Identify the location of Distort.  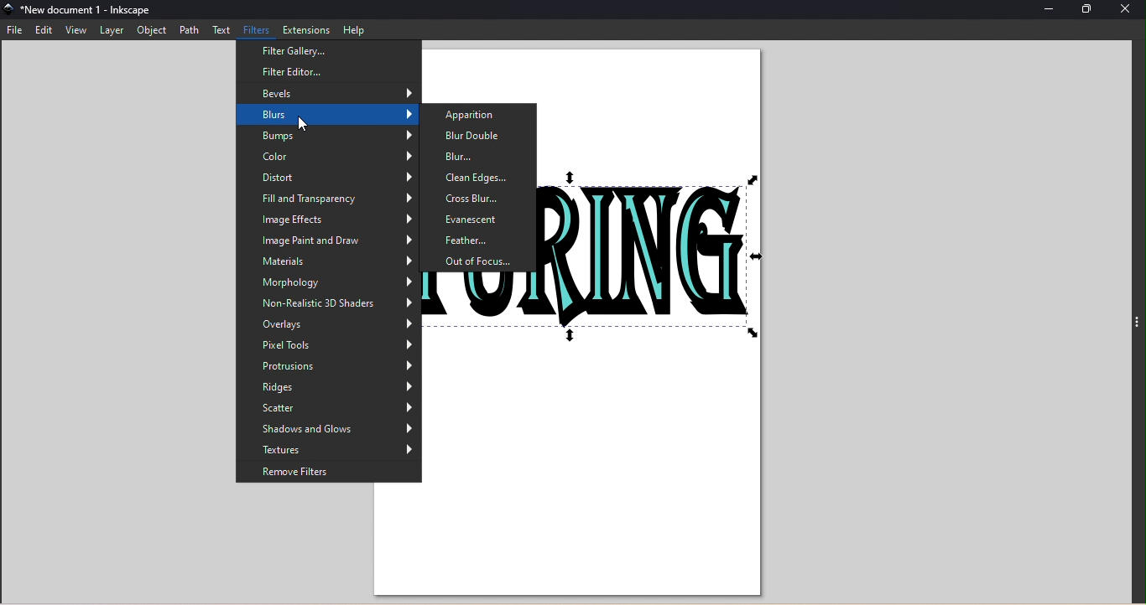
(331, 174).